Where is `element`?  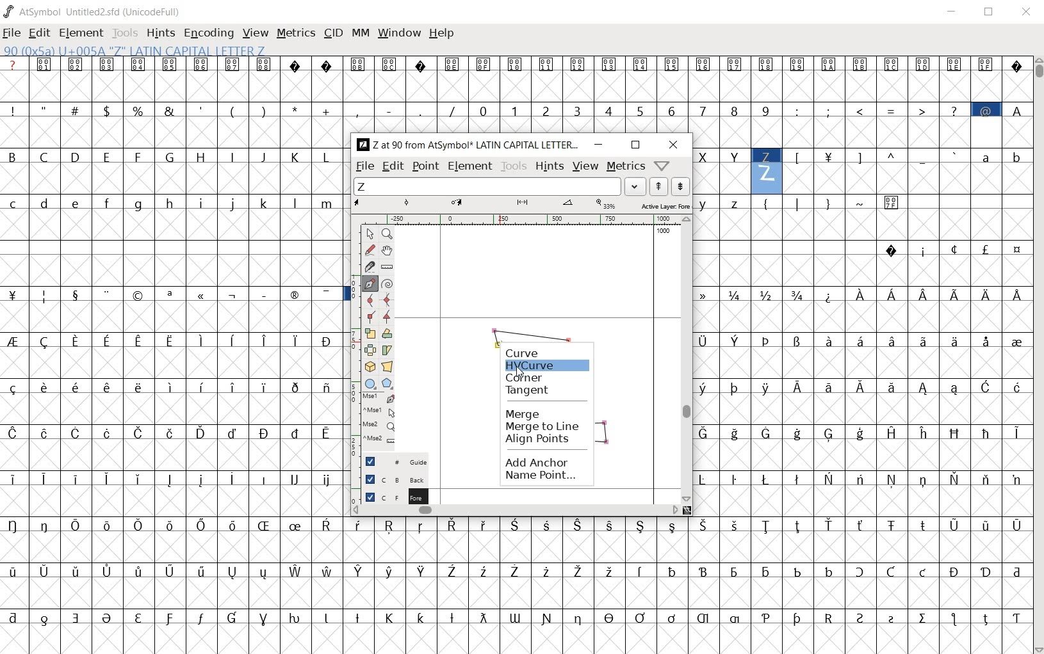 element is located at coordinates (470, 165).